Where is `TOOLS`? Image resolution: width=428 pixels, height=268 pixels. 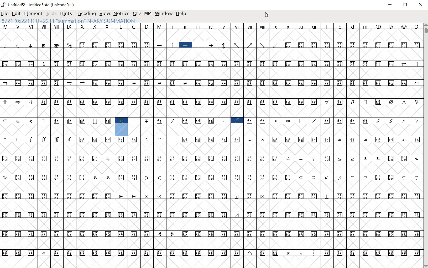
TOOLS is located at coordinates (51, 14).